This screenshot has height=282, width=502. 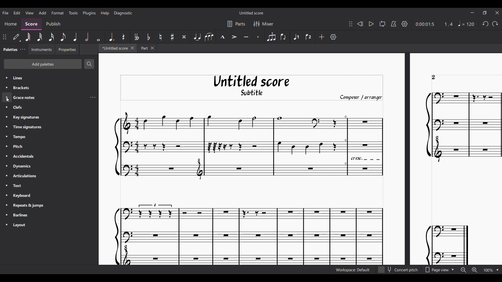 I want to click on Current duration and ratio, so click(x=434, y=24).